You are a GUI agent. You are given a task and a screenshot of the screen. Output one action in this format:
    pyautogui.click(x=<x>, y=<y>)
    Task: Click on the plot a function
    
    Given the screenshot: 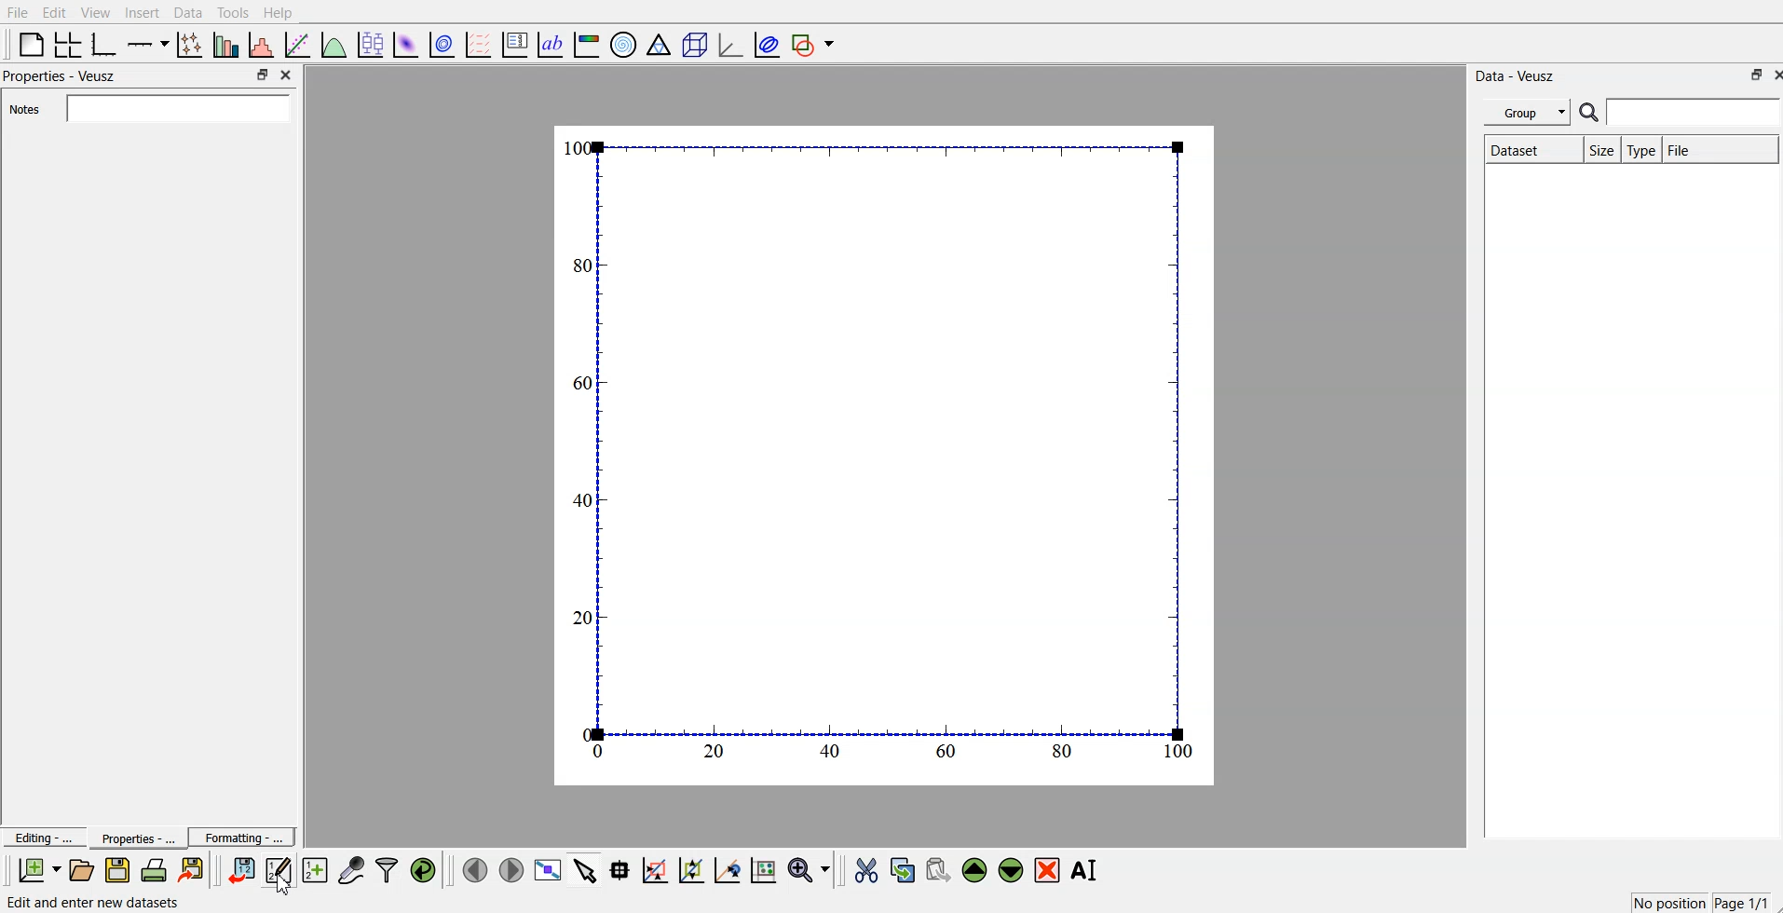 What is the action you would take?
    pyautogui.click(x=334, y=44)
    